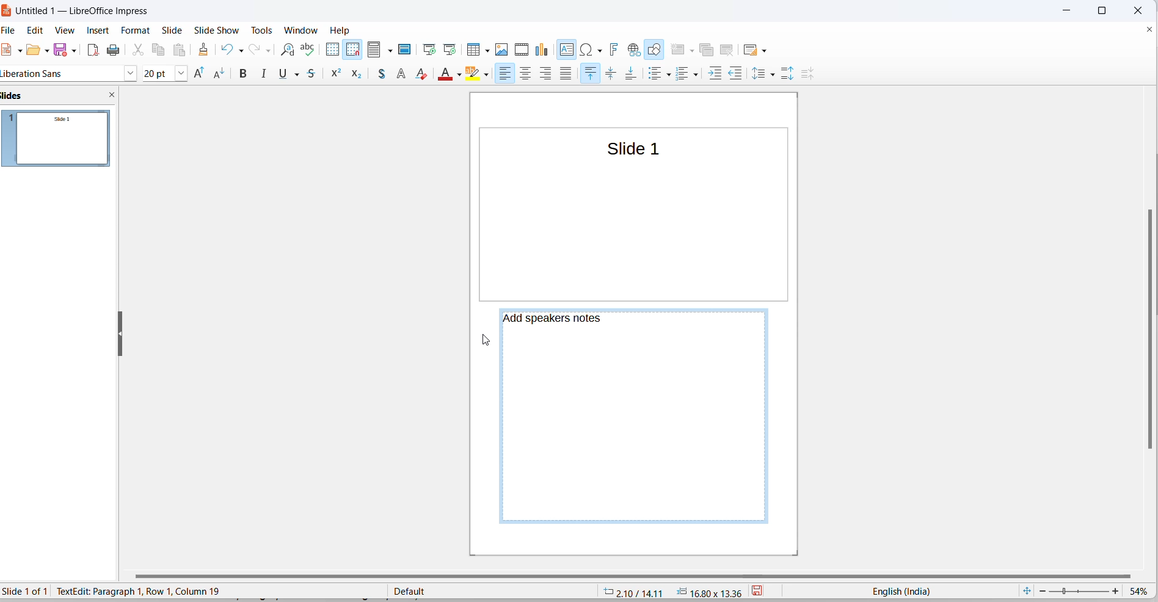 This screenshot has height=602, width=1158. What do you see at coordinates (503, 51) in the screenshot?
I see `insert images` at bounding box center [503, 51].